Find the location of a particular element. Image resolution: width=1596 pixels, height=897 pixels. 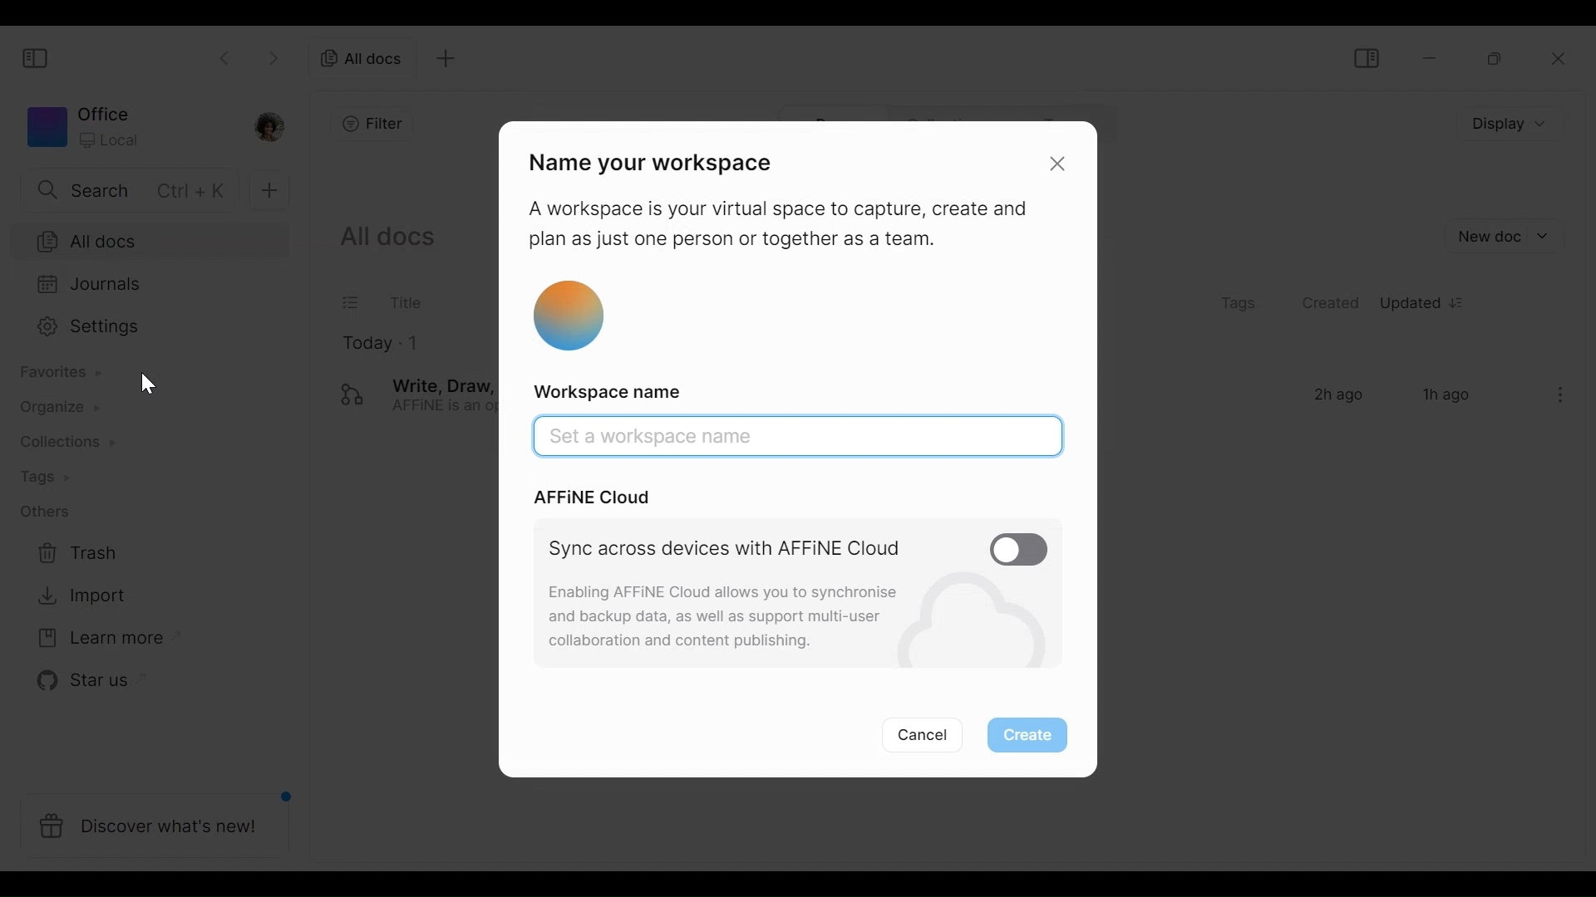

Go back is located at coordinates (226, 60).